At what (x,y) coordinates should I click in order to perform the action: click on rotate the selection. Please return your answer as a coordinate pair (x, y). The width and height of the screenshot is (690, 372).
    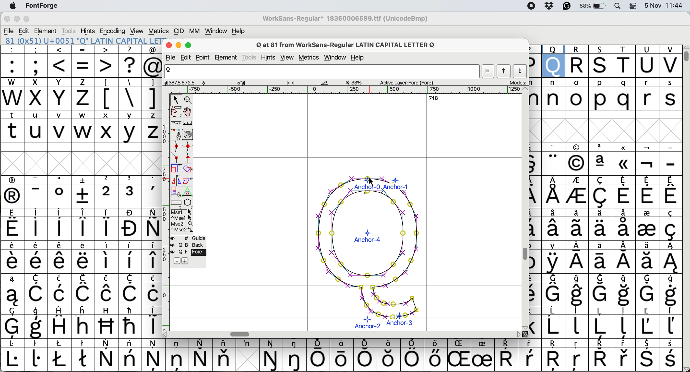
    Looking at the image, I should click on (186, 170).